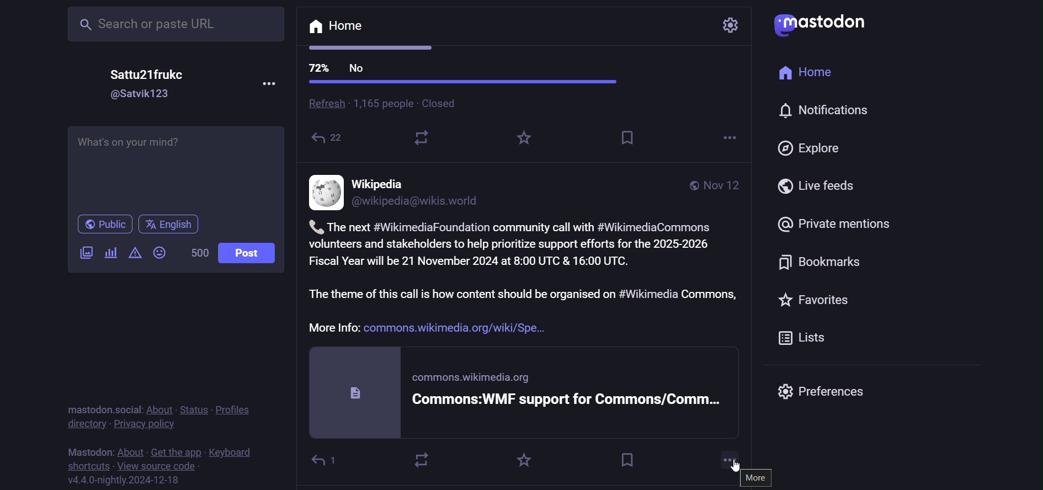  What do you see at coordinates (421, 460) in the screenshot?
I see `boost` at bounding box center [421, 460].